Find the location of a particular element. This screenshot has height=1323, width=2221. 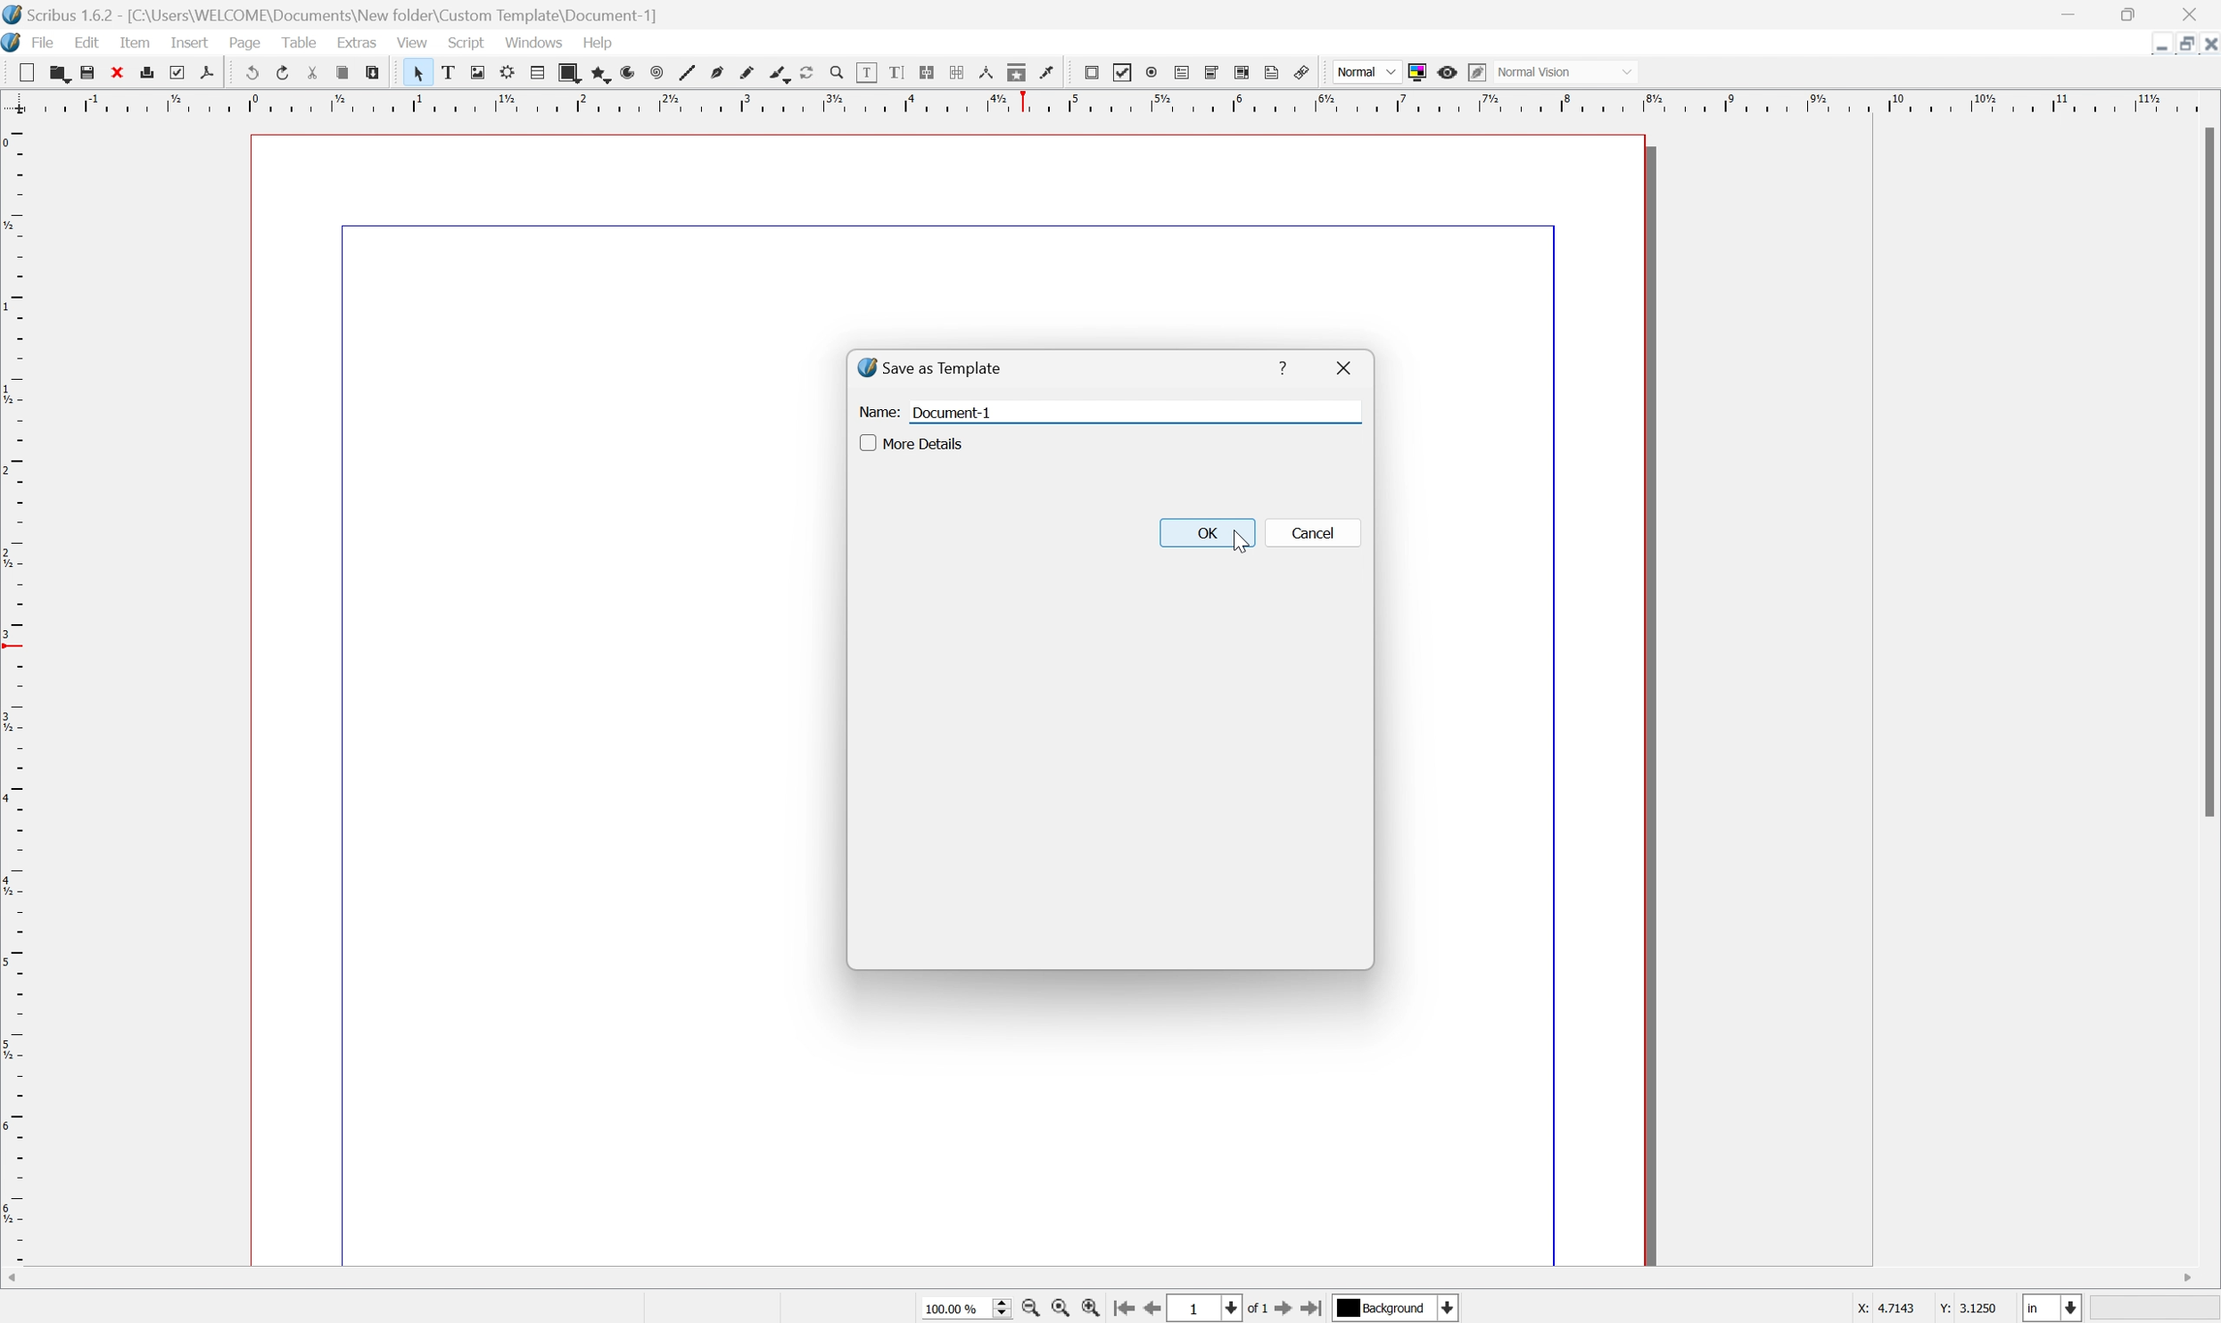

help is located at coordinates (604, 43).